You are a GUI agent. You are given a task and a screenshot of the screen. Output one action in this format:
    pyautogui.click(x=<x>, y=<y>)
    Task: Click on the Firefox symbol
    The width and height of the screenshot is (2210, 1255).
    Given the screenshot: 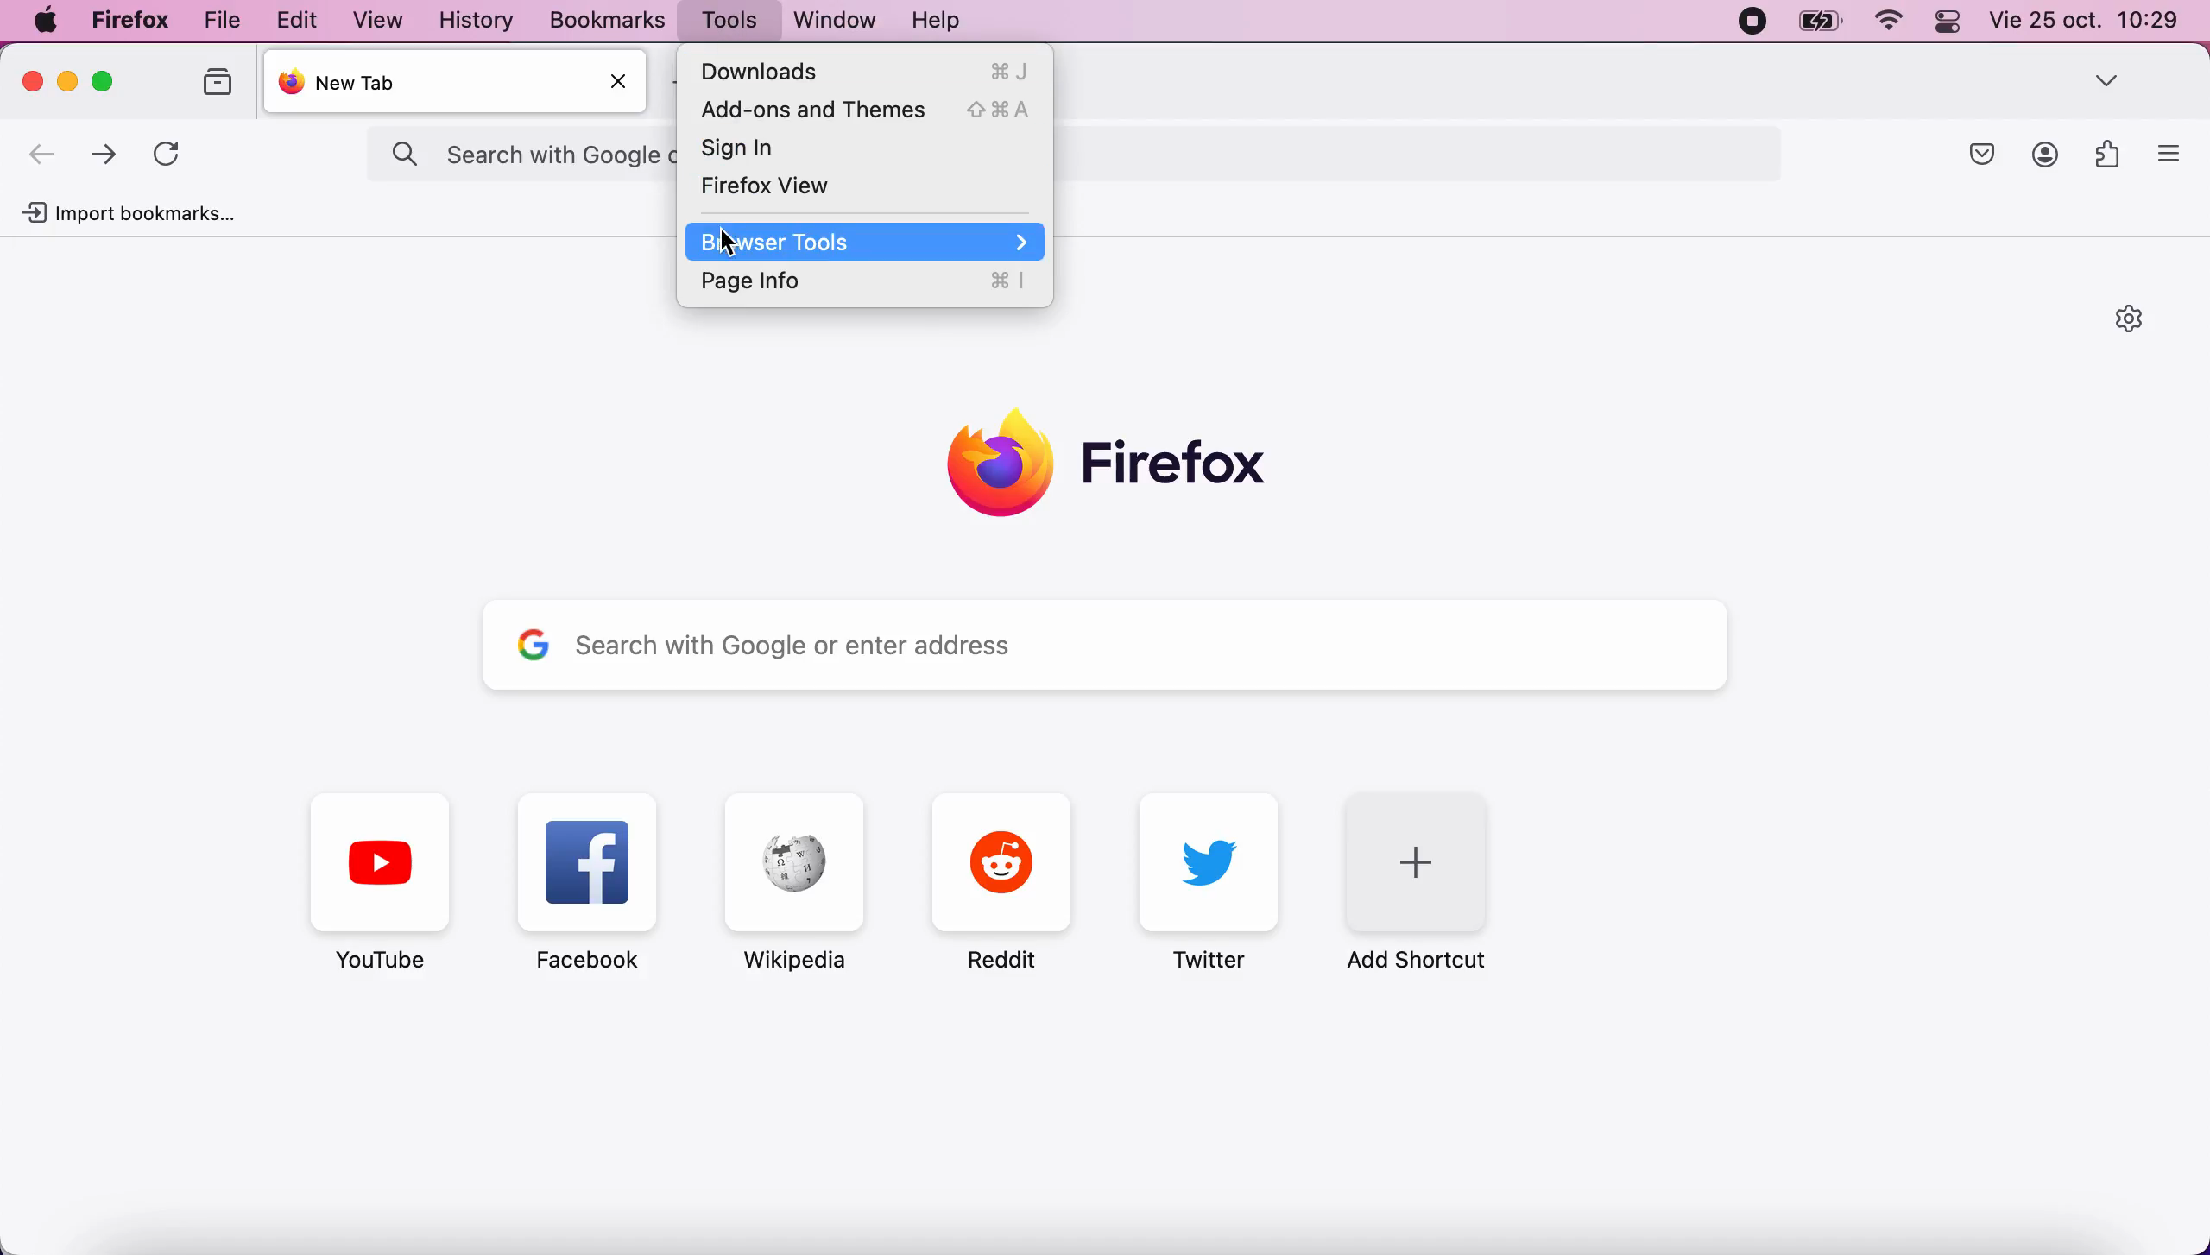 What is the action you would take?
    pyautogui.click(x=1111, y=467)
    